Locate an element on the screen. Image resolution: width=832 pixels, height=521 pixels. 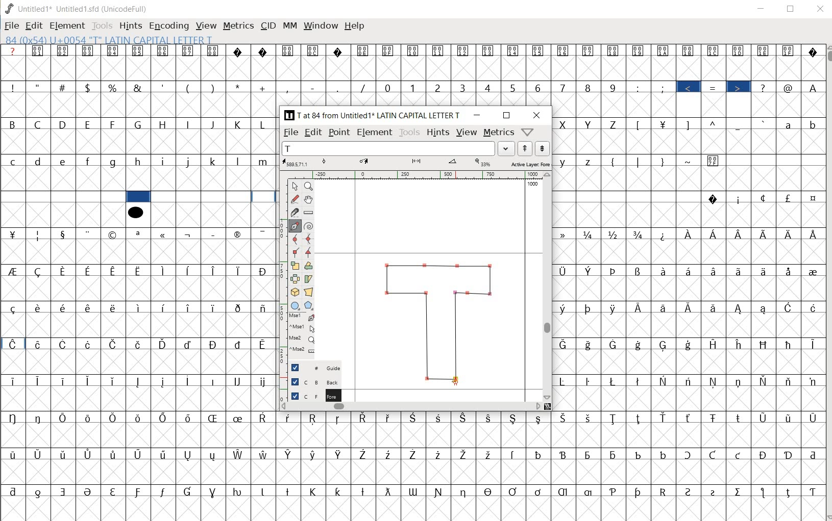
X is located at coordinates (565, 124).